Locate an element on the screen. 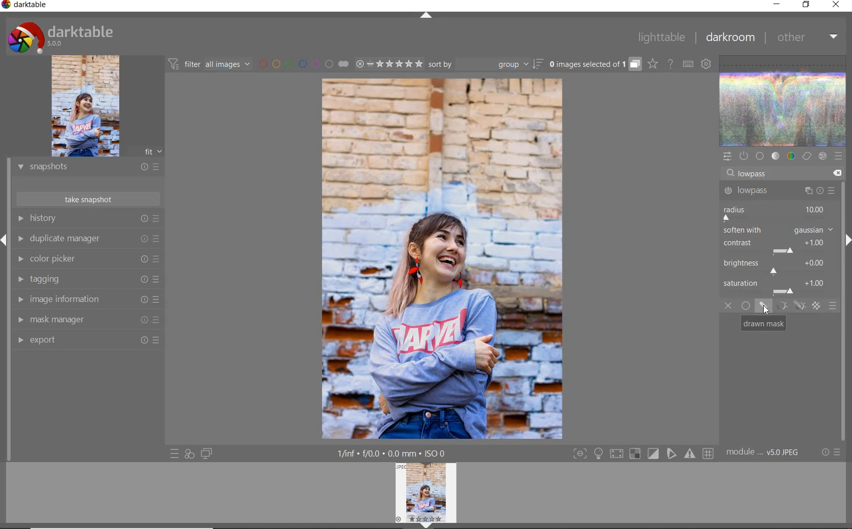 The width and height of the screenshot is (852, 529). export is located at coordinates (89, 340).